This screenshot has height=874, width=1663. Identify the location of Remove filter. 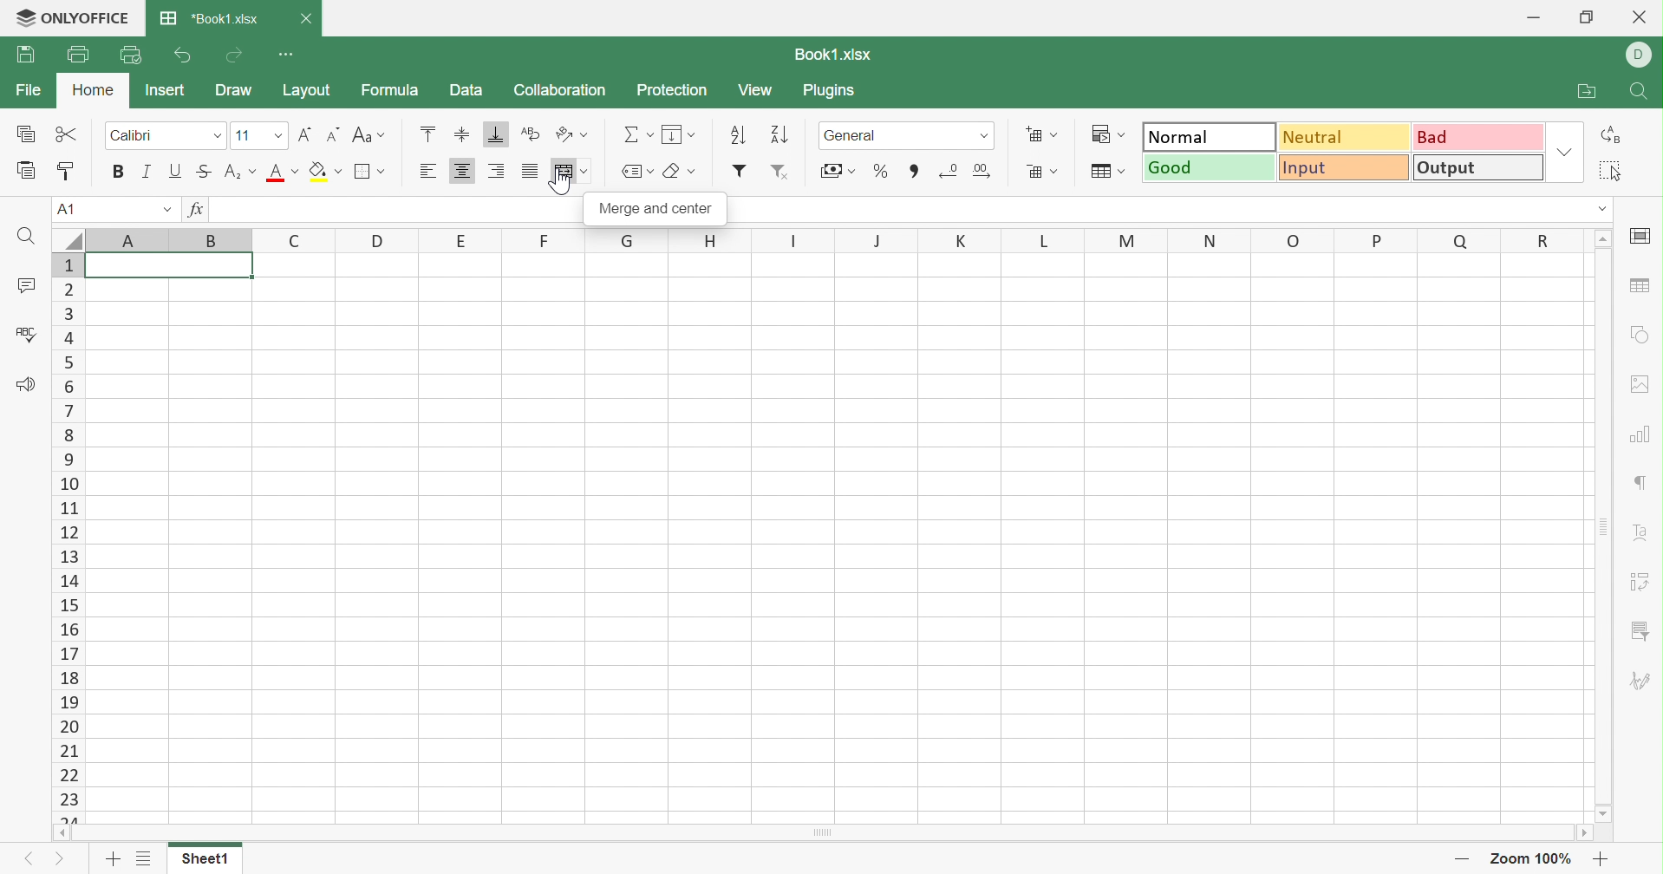
(785, 172).